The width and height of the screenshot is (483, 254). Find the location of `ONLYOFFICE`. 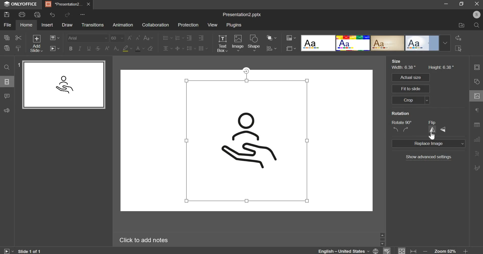

ONLYOFFICE is located at coordinates (20, 5).